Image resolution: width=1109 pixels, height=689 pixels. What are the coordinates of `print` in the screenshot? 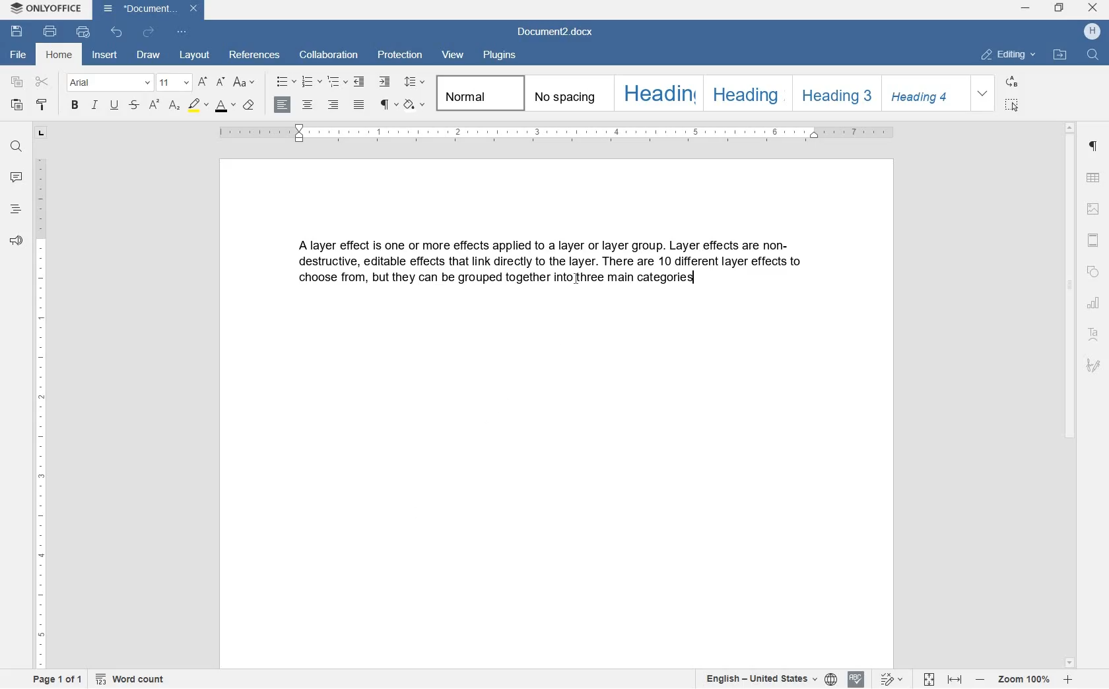 It's located at (51, 32).